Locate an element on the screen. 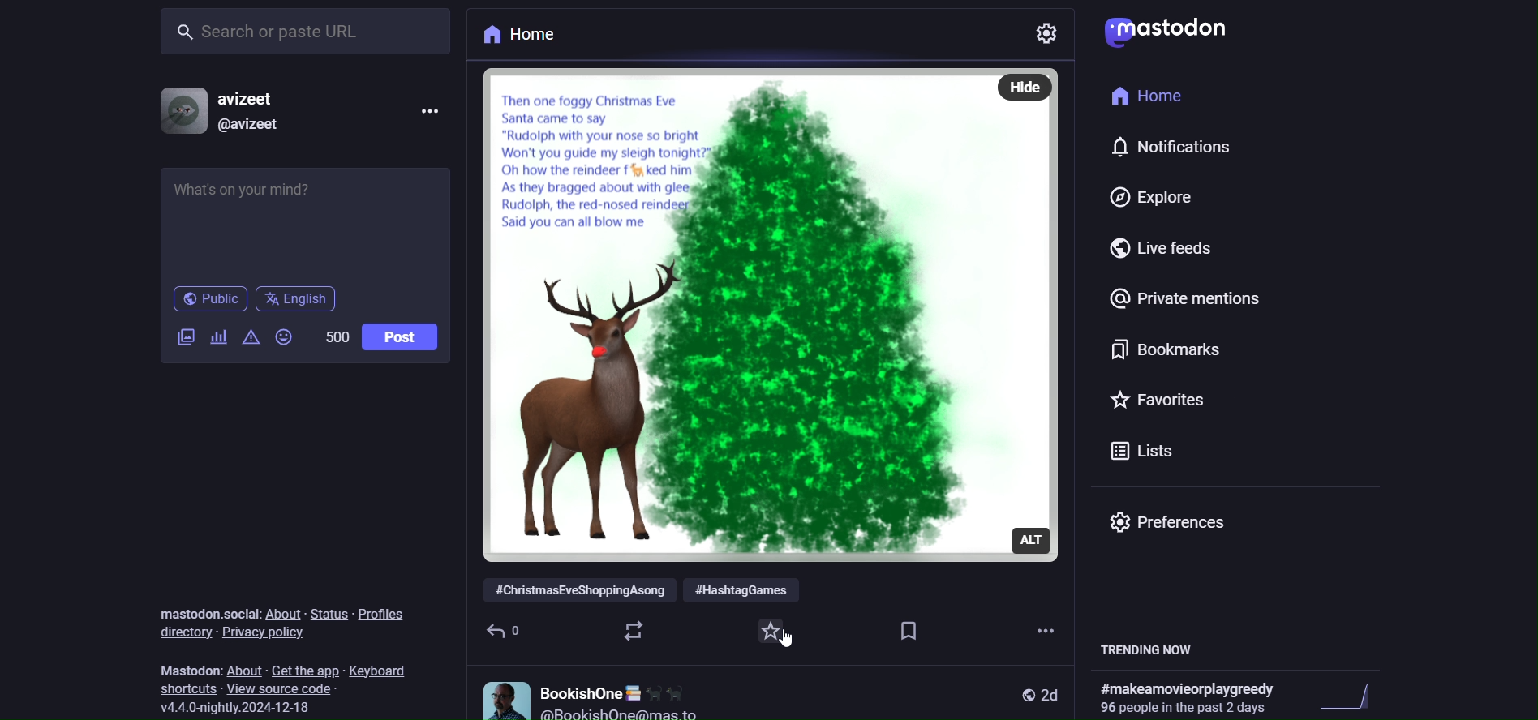  bookmark is located at coordinates (906, 628).